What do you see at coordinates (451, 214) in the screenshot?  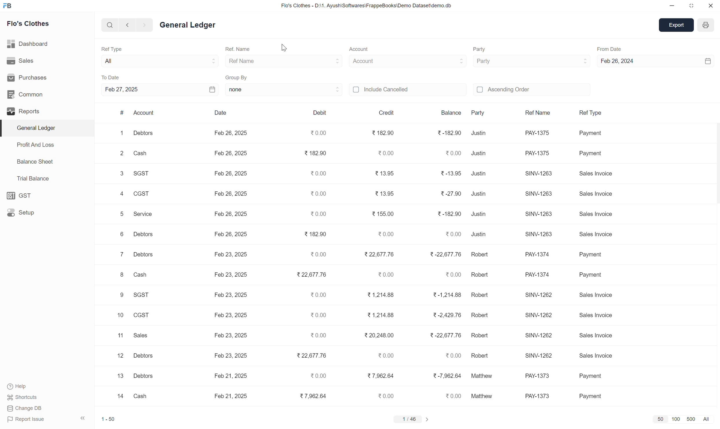 I see `182.90` at bounding box center [451, 214].